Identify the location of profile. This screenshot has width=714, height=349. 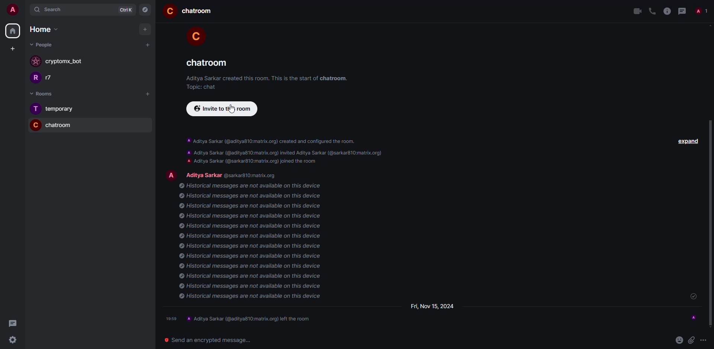
(171, 174).